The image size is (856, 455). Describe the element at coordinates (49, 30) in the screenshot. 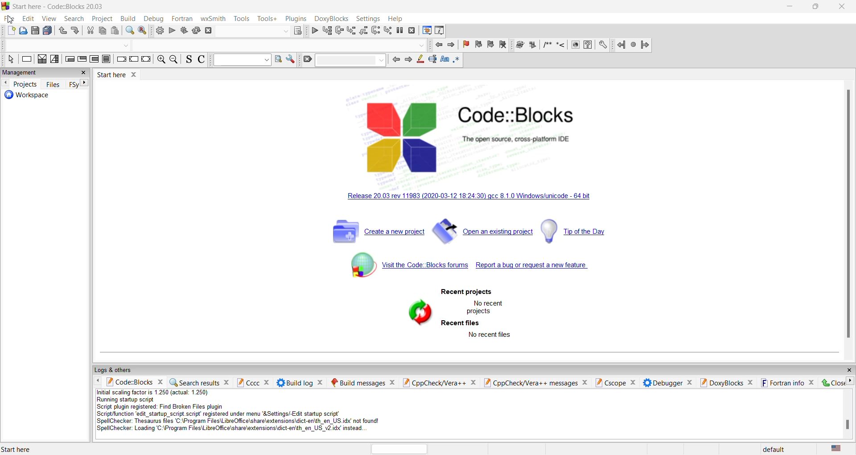

I see `save all` at that location.